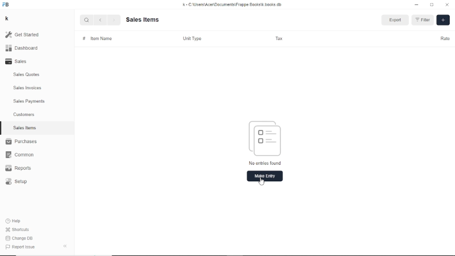  What do you see at coordinates (18, 61) in the screenshot?
I see `Sales` at bounding box center [18, 61].